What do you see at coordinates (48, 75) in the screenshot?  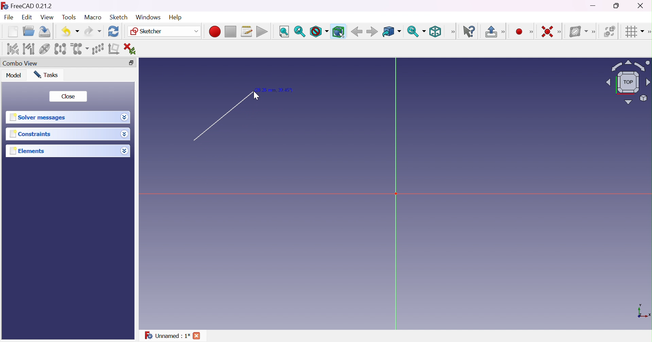 I see `Tasks` at bounding box center [48, 75].